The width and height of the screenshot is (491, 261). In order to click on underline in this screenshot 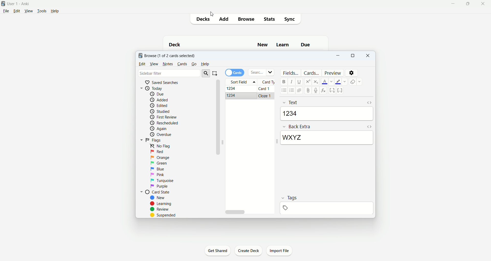, I will do `click(299, 81)`.